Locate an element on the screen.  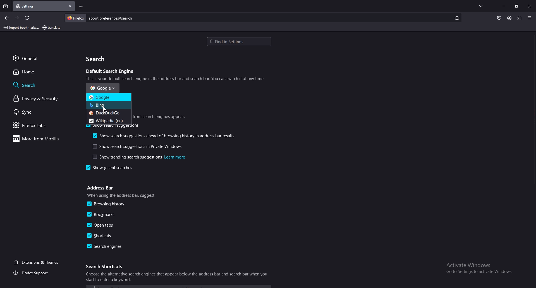
close is located at coordinates (529, 6).